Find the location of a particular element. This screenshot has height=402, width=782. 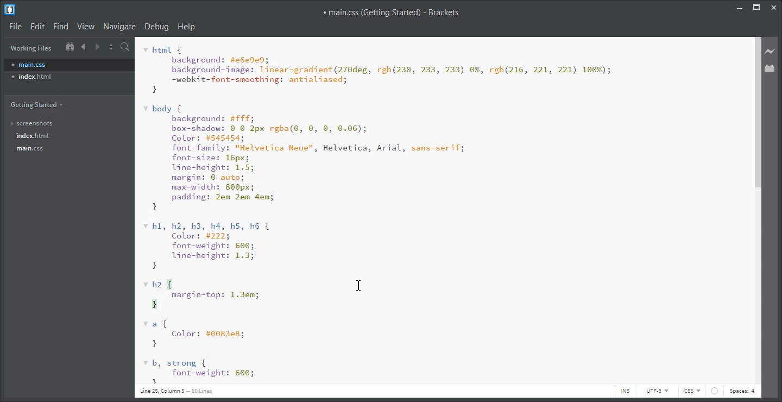

Navigate Backward is located at coordinates (85, 46).